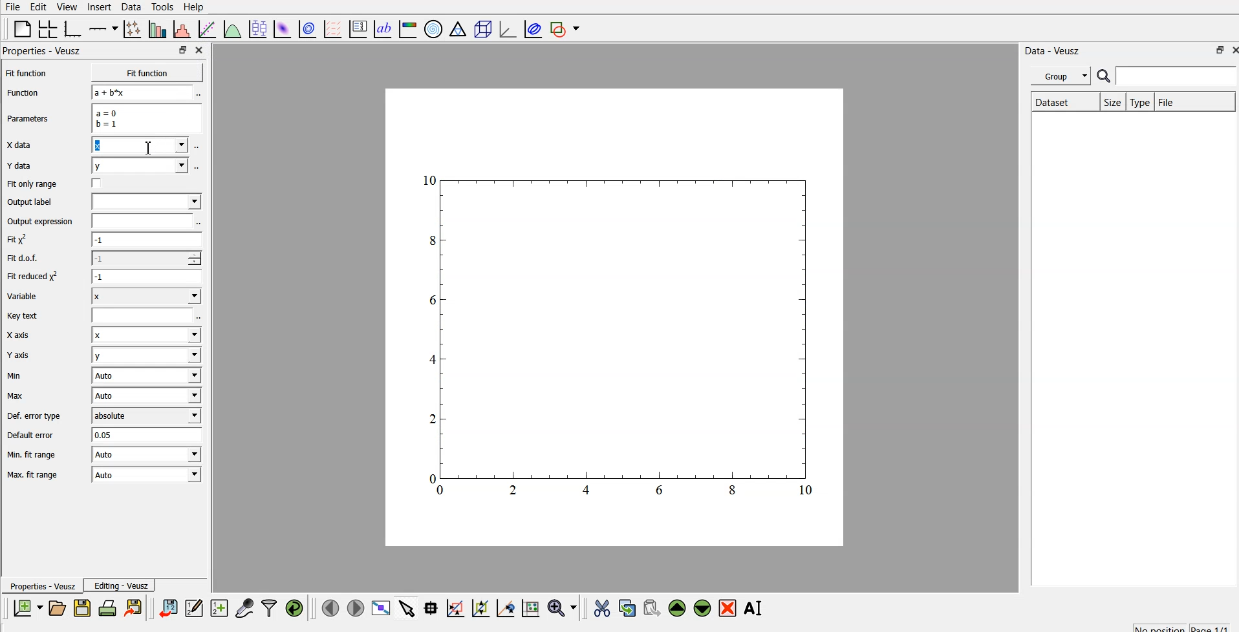  What do you see at coordinates (232, 30) in the screenshot?
I see `plot a function` at bounding box center [232, 30].